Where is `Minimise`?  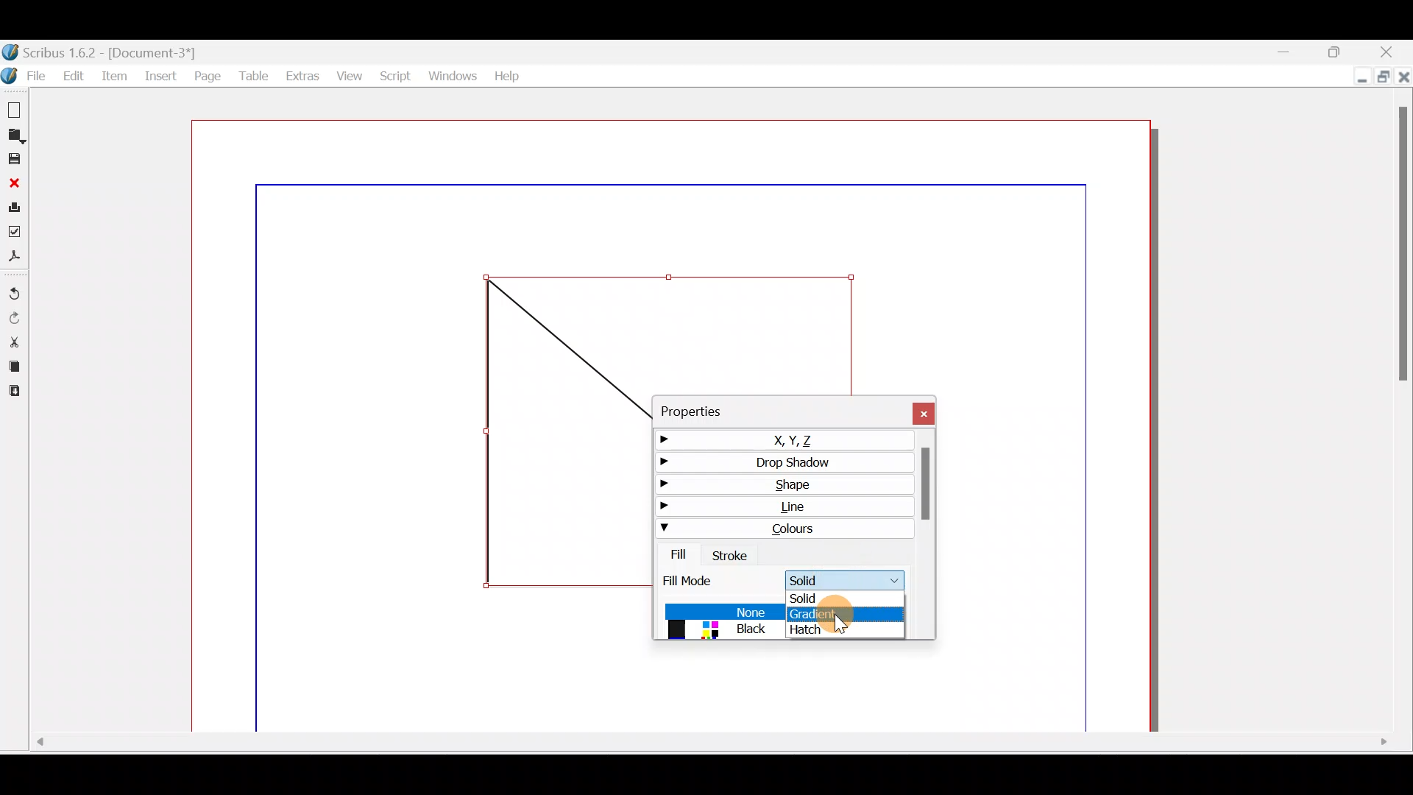
Minimise is located at coordinates (1354, 79).